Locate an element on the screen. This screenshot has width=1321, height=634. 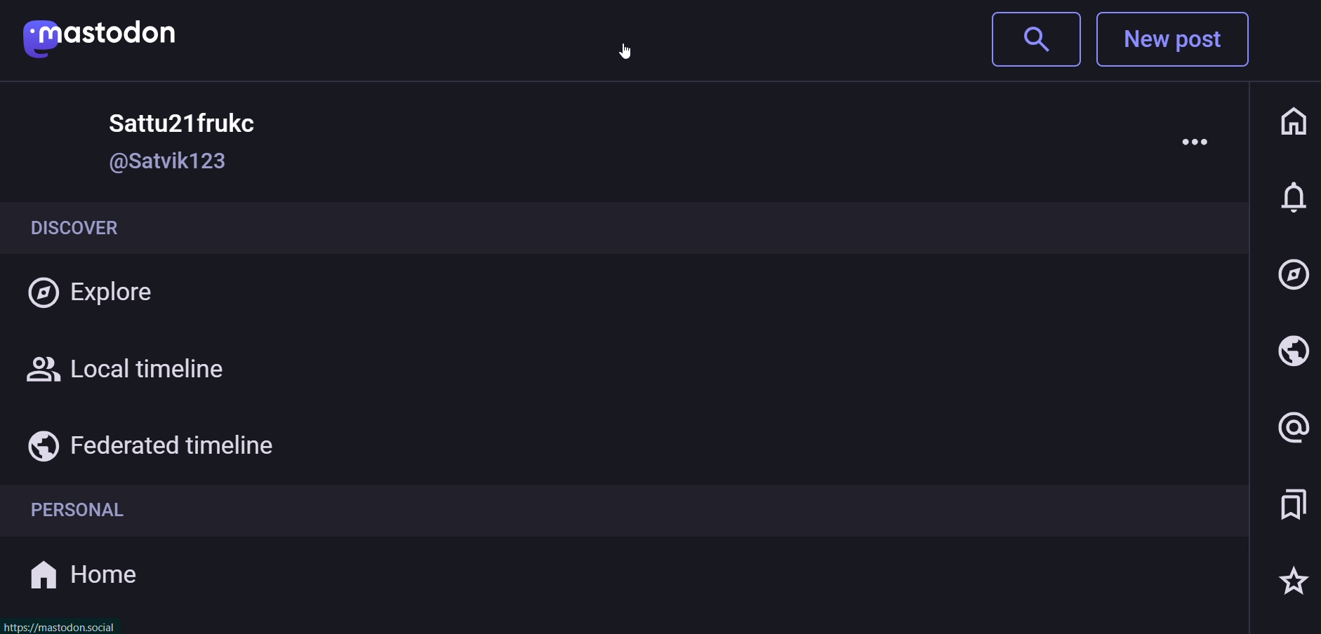
private mention is located at coordinates (1287, 428).